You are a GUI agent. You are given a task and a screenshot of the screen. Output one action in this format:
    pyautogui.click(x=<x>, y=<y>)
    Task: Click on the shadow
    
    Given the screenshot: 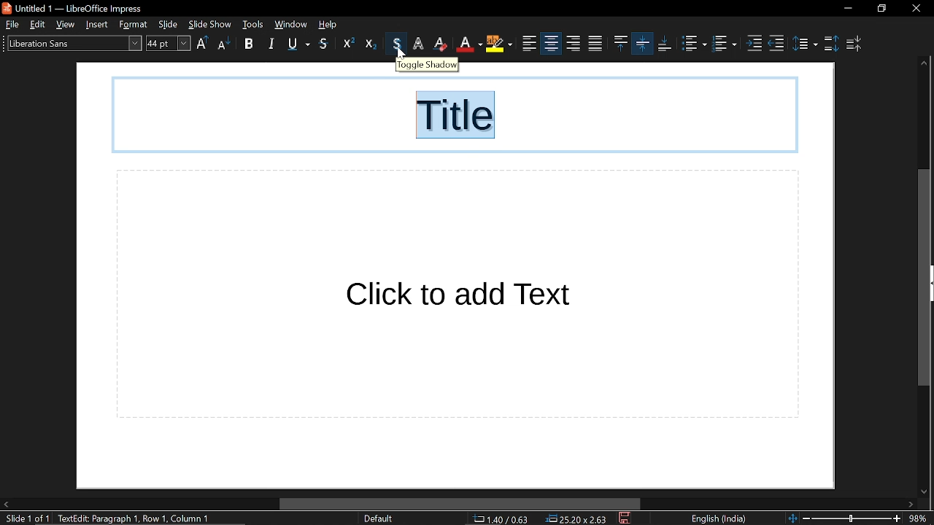 What is the action you would take?
    pyautogui.click(x=325, y=44)
    